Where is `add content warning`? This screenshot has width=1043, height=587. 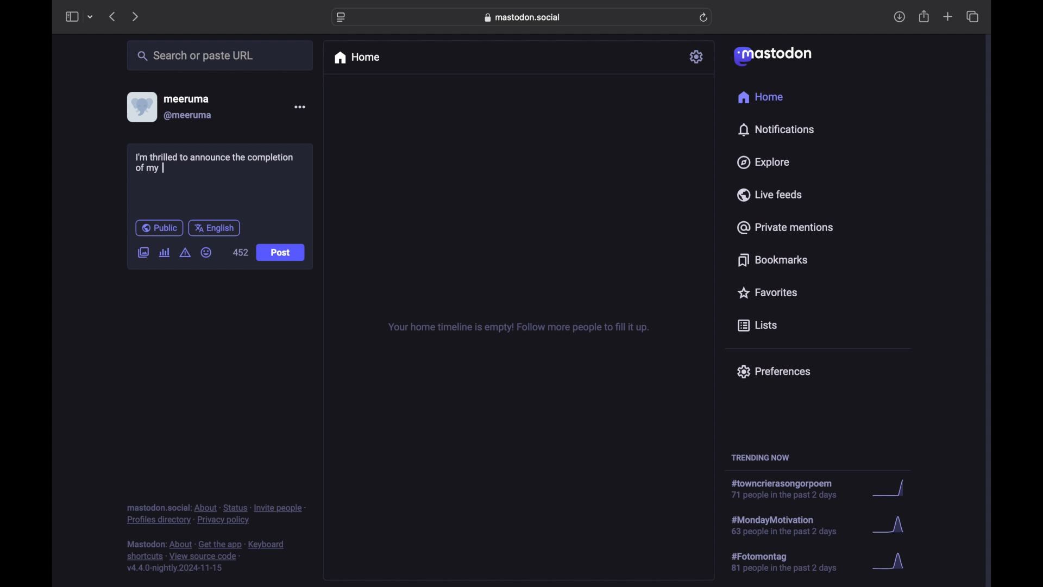
add content warning is located at coordinates (186, 253).